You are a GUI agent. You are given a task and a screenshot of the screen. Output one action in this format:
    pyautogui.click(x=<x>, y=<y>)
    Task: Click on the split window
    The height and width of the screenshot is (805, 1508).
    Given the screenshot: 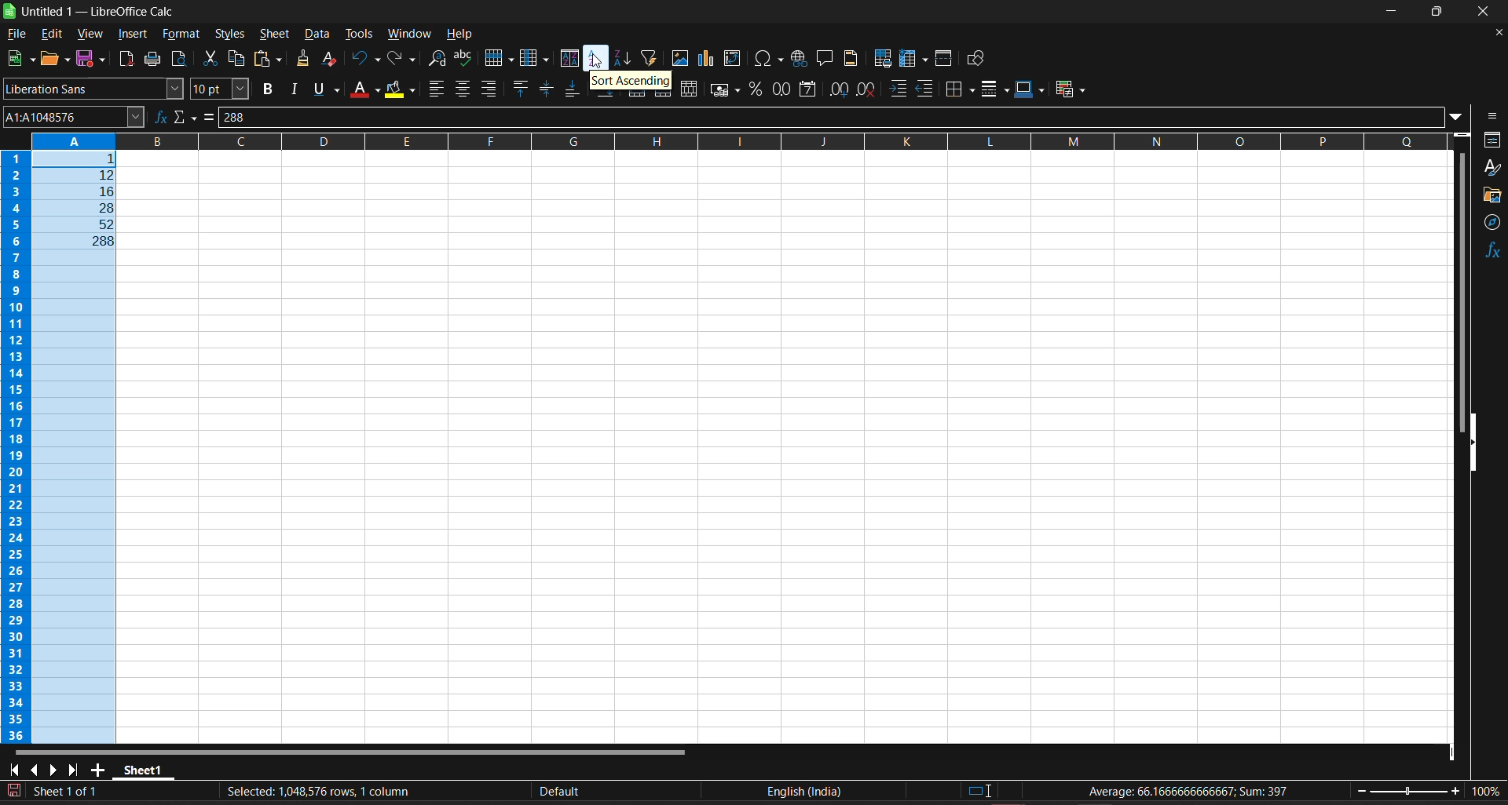 What is the action you would take?
    pyautogui.click(x=945, y=59)
    